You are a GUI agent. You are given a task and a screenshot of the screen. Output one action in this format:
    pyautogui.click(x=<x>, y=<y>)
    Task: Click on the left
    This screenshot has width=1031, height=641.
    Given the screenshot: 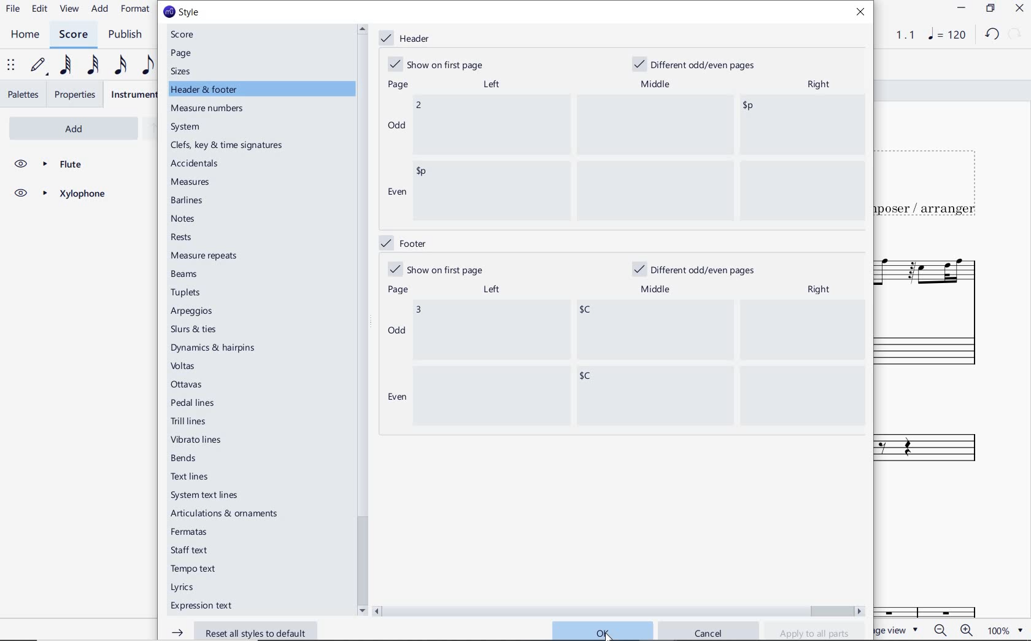 What is the action you would take?
    pyautogui.click(x=491, y=290)
    